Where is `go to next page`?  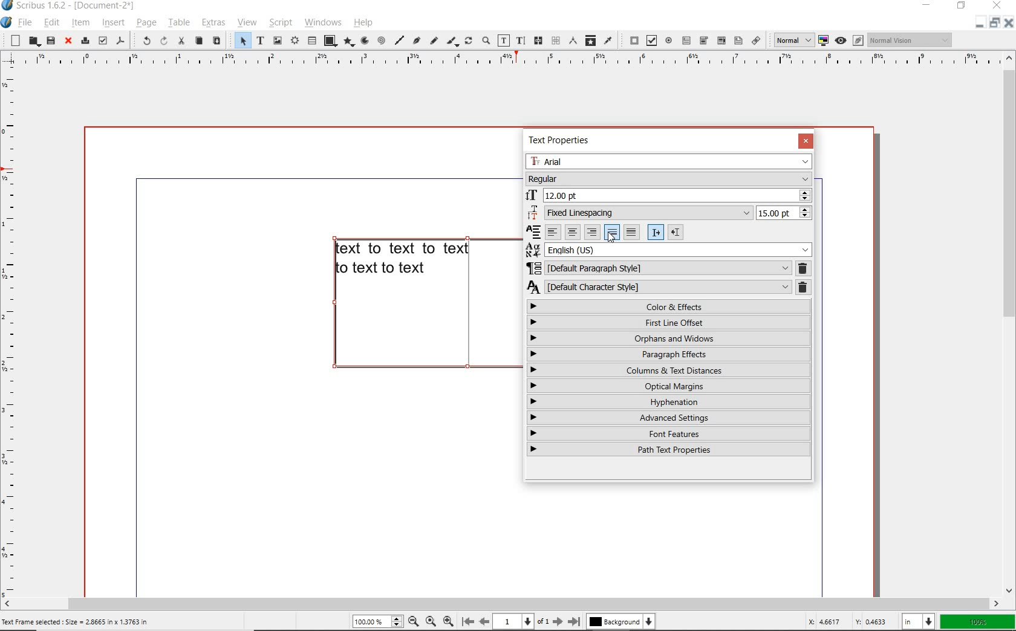 go to next page is located at coordinates (559, 621).